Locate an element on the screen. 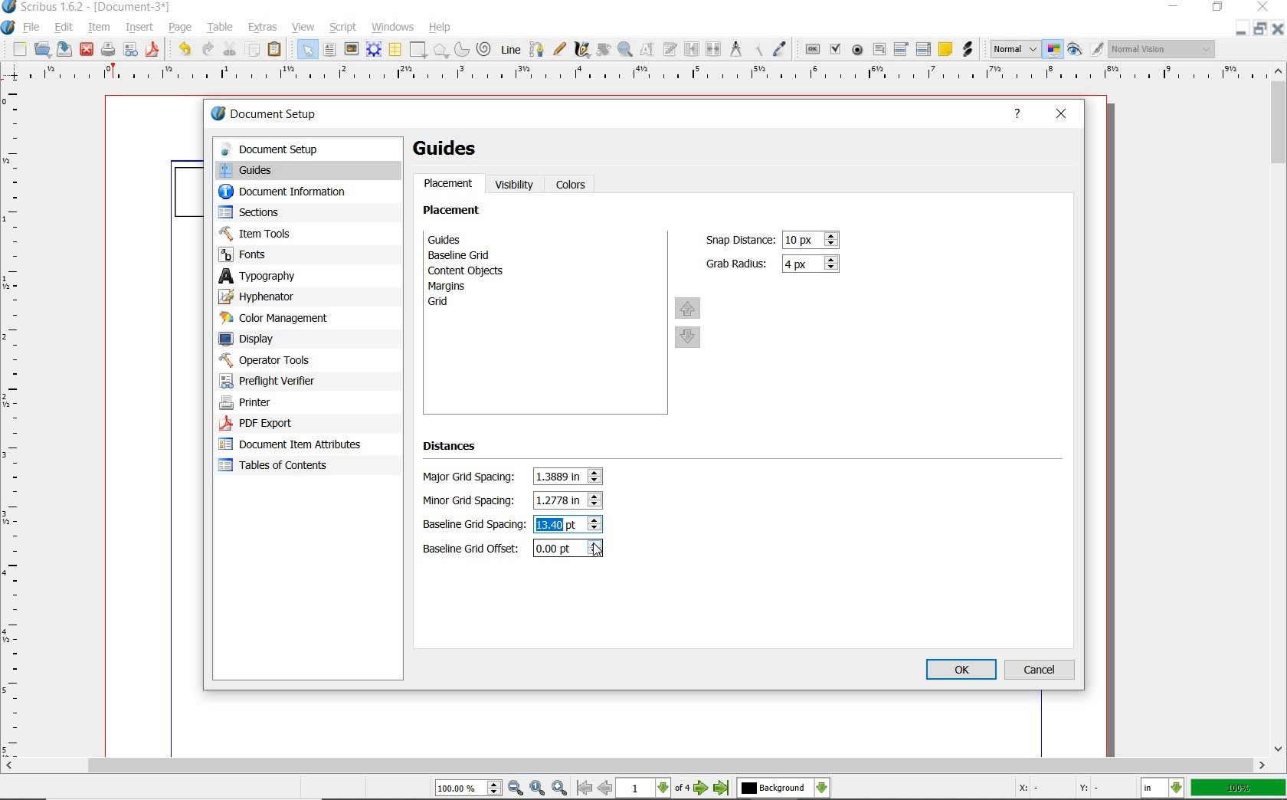 This screenshot has width=1287, height=800. document item attributes is located at coordinates (293, 444).